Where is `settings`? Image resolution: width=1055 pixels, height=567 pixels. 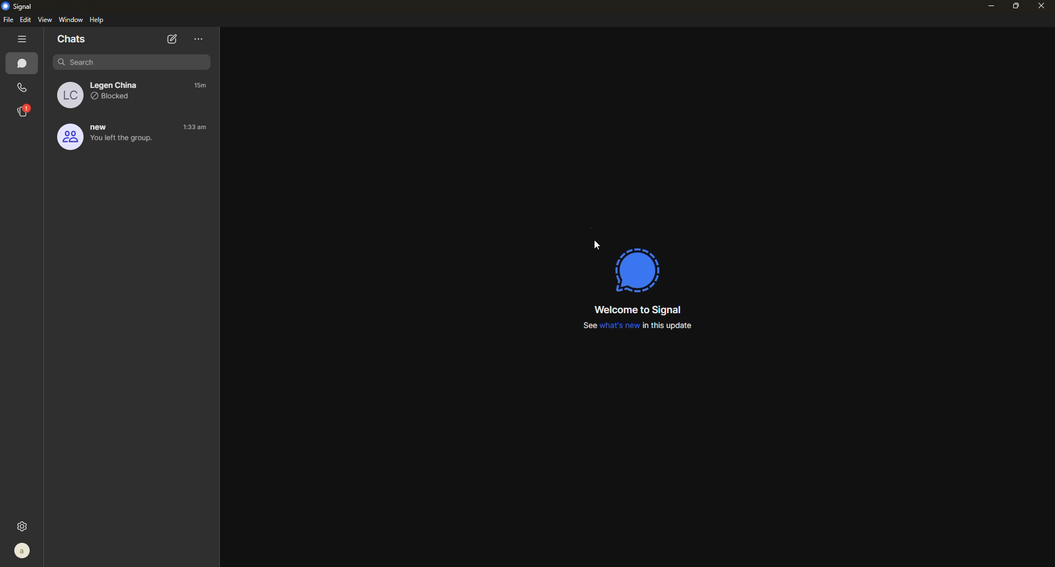
settings is located at coordinates (25, 525).